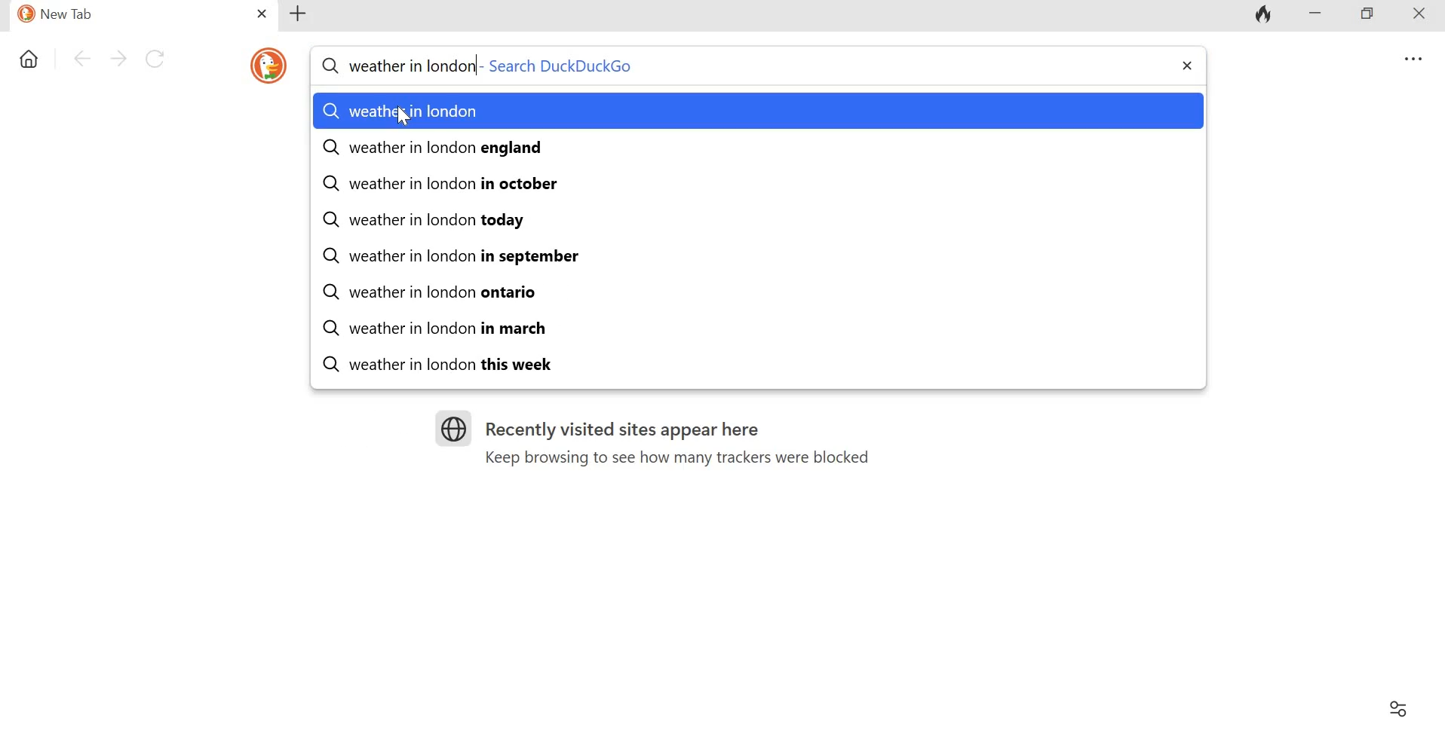 The image size is (1445, 755). Describe the element at coordinates (1369, 14) in the screenshot. I see `Maximize` at that location.